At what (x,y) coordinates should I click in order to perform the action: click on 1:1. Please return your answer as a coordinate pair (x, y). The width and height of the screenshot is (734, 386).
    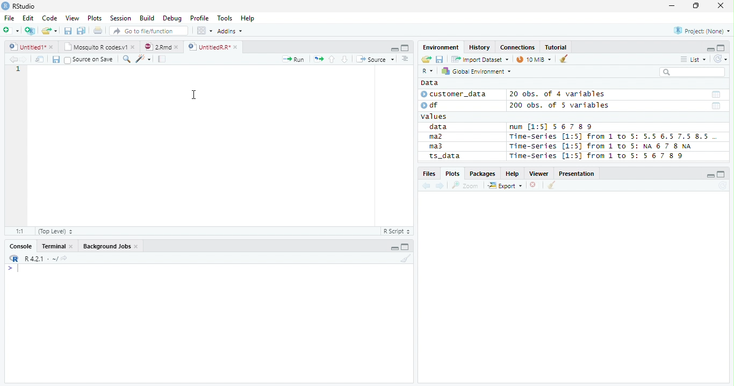
    Looking at the image, I should click on (20, 231).